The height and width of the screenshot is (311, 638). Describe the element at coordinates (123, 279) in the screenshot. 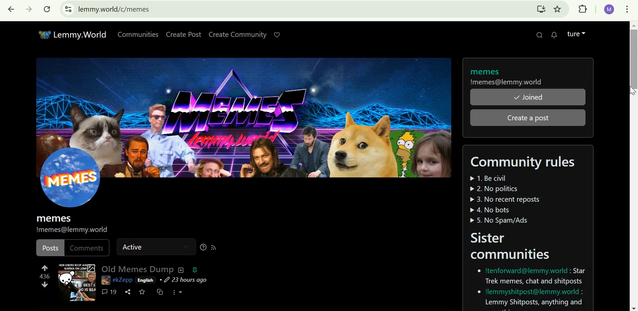

I see `ekZepp` at that location.